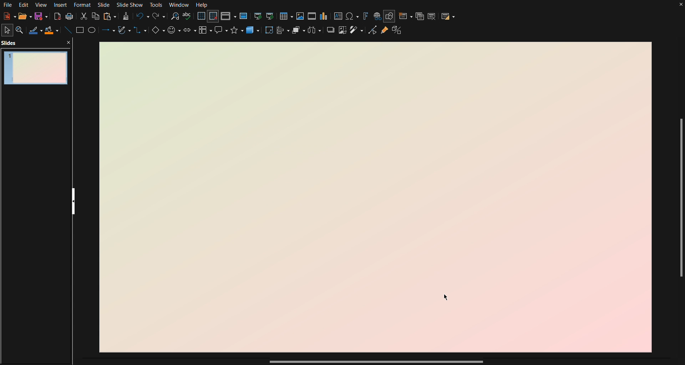  Describe the element at coordinates (374, 198) in the screenshot. I see `Gradient Background` at that location.